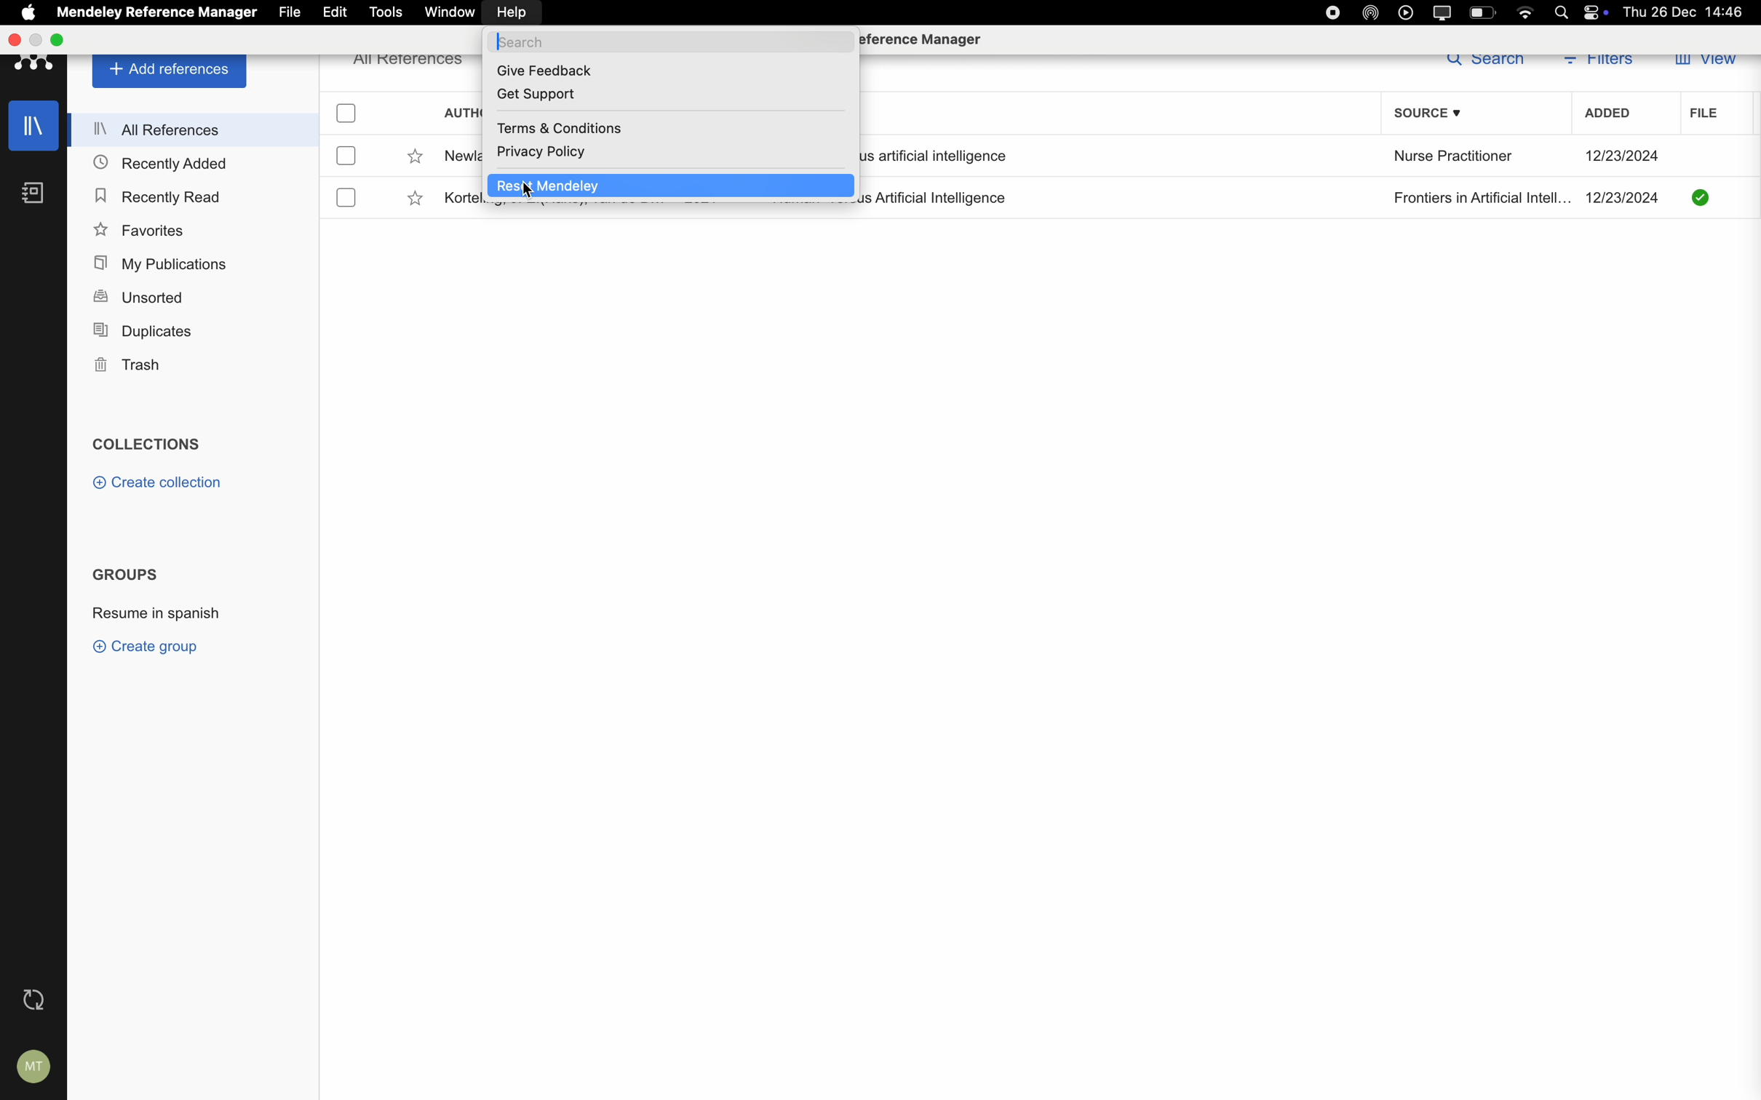 This screenshot has width=1761, height=1100. I want to click on create collection, so click(155, 485).